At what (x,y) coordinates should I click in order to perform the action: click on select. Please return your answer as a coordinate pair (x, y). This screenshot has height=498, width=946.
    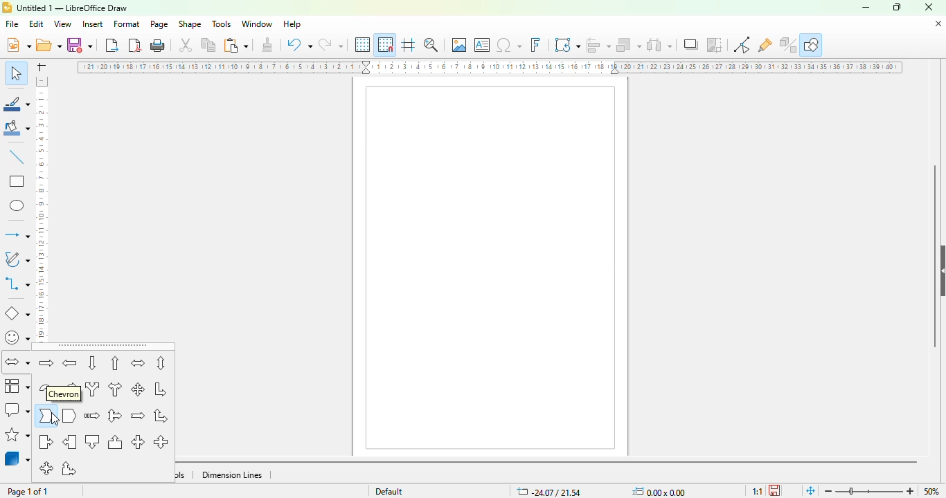
    Looking at the image, I should click on (15, 73).